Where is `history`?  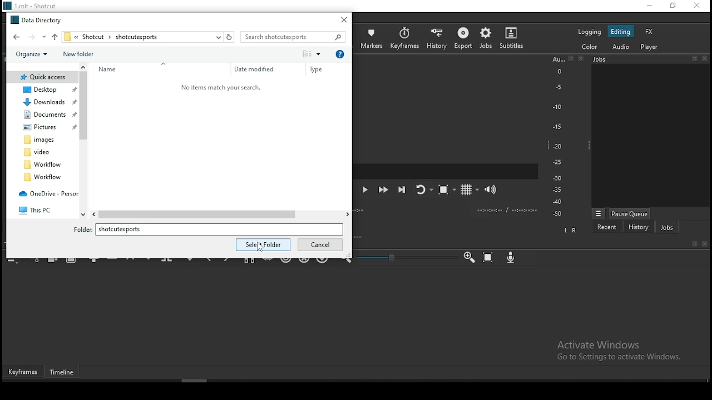
history is located at coordinates (639, 227).